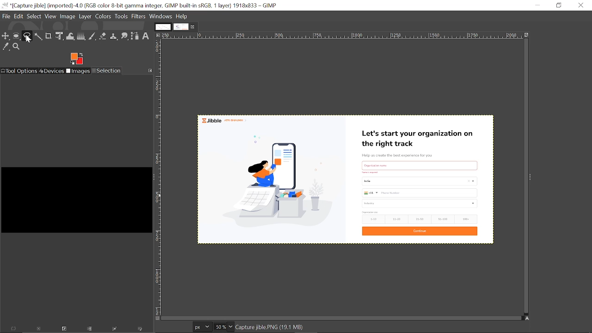 This screenshot has height=333, width=592. What do you see at coordinates (77, 58) in the screenshot?
I see `Foreground color` at bounding box center [77, 58].